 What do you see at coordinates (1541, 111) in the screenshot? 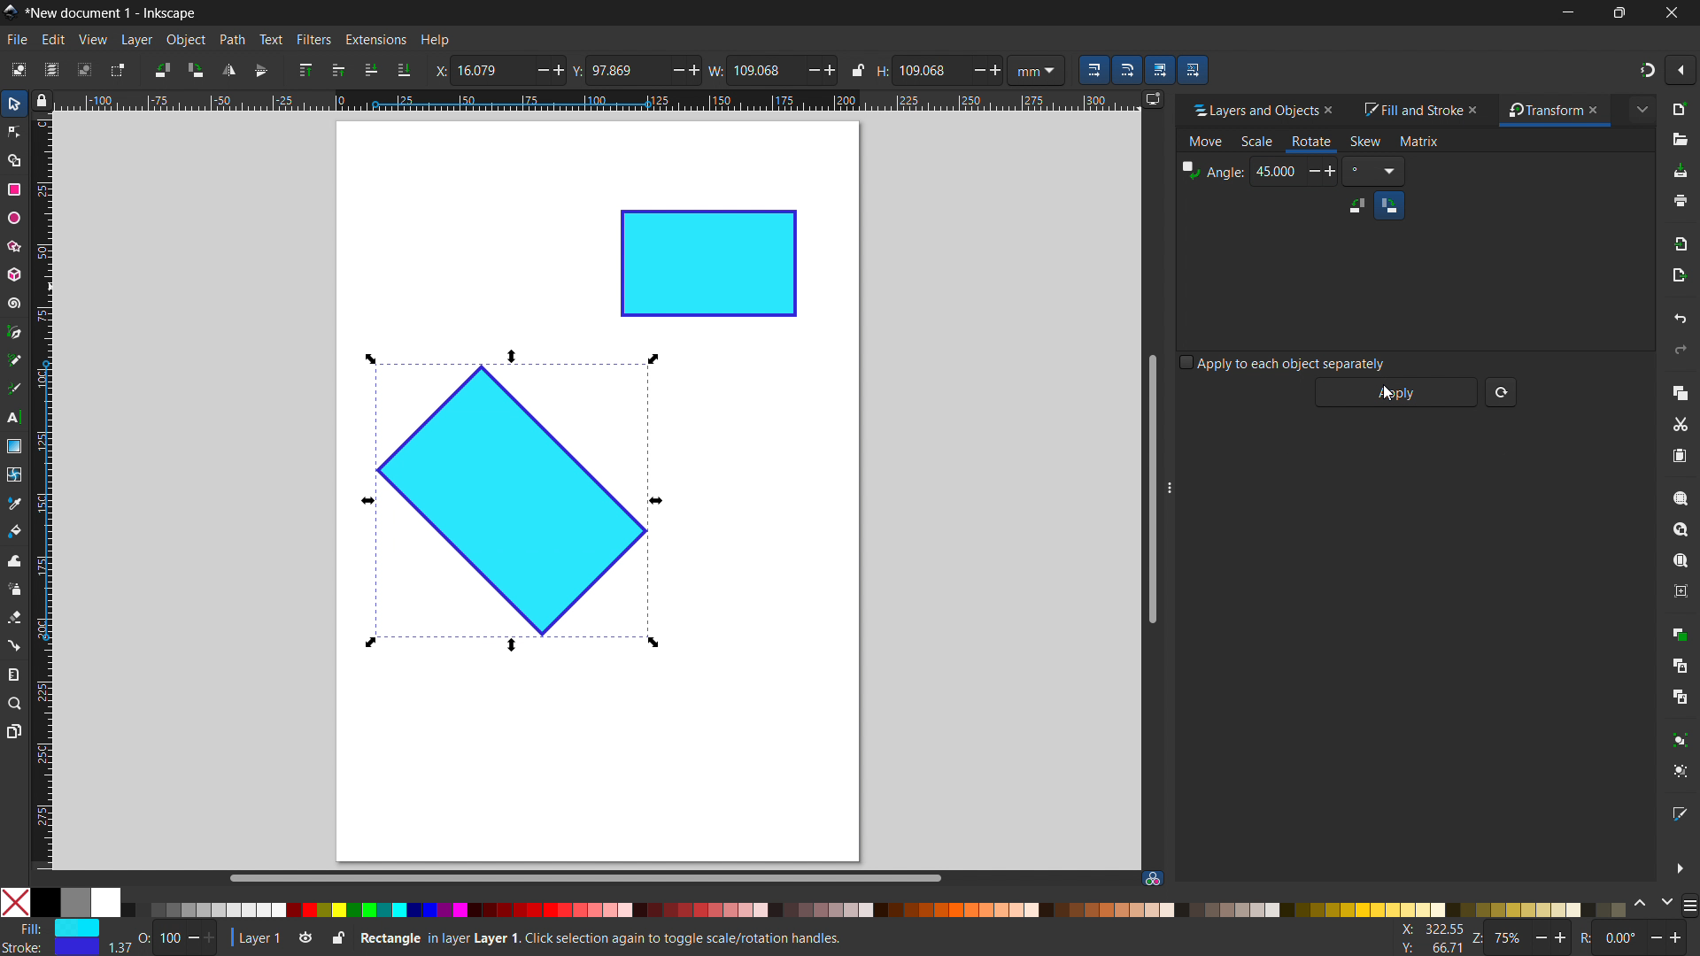
I see `transform` at bounding box center [1541, 111].